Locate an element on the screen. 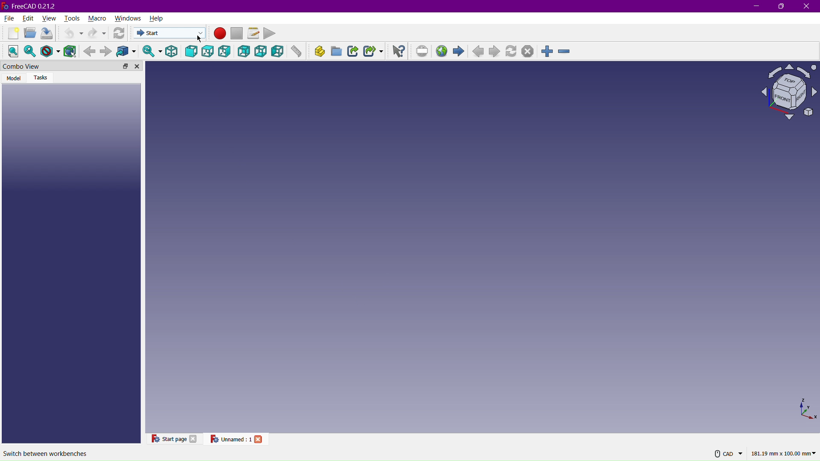  Fit selected content on the screen is located at coordinates (30, 51).